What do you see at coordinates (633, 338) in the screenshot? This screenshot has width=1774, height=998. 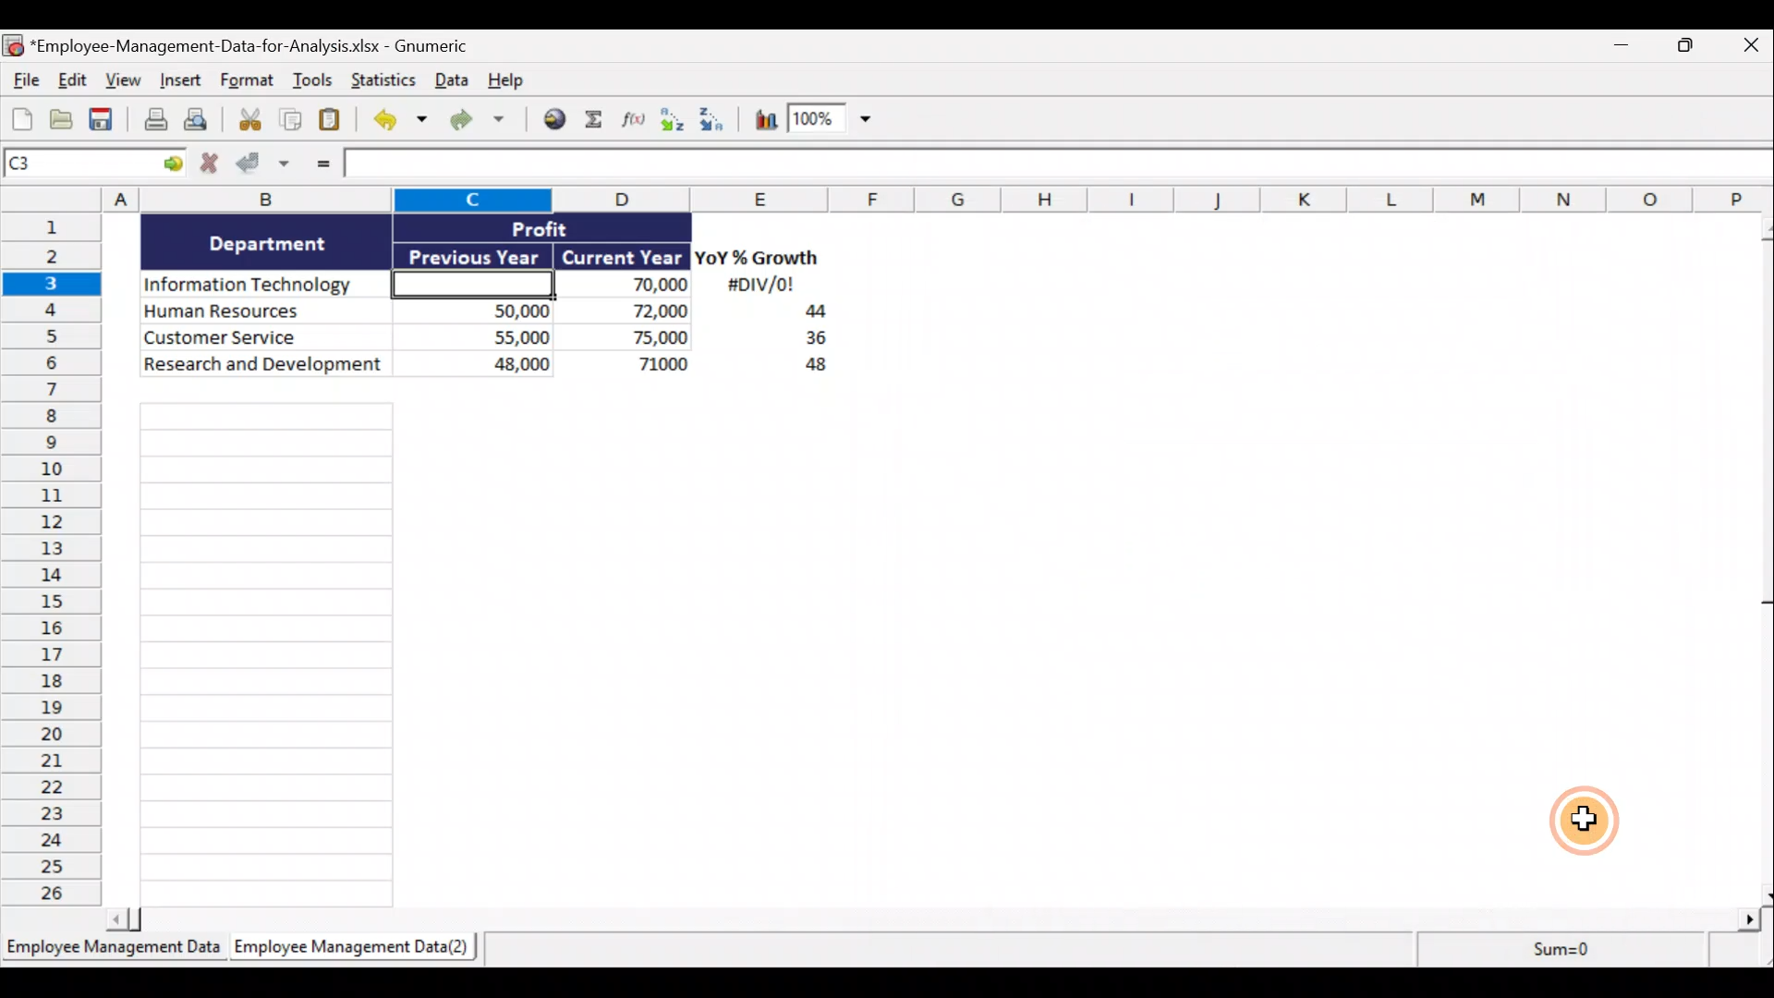 I see `75,000` at bounding box center [633, 338].